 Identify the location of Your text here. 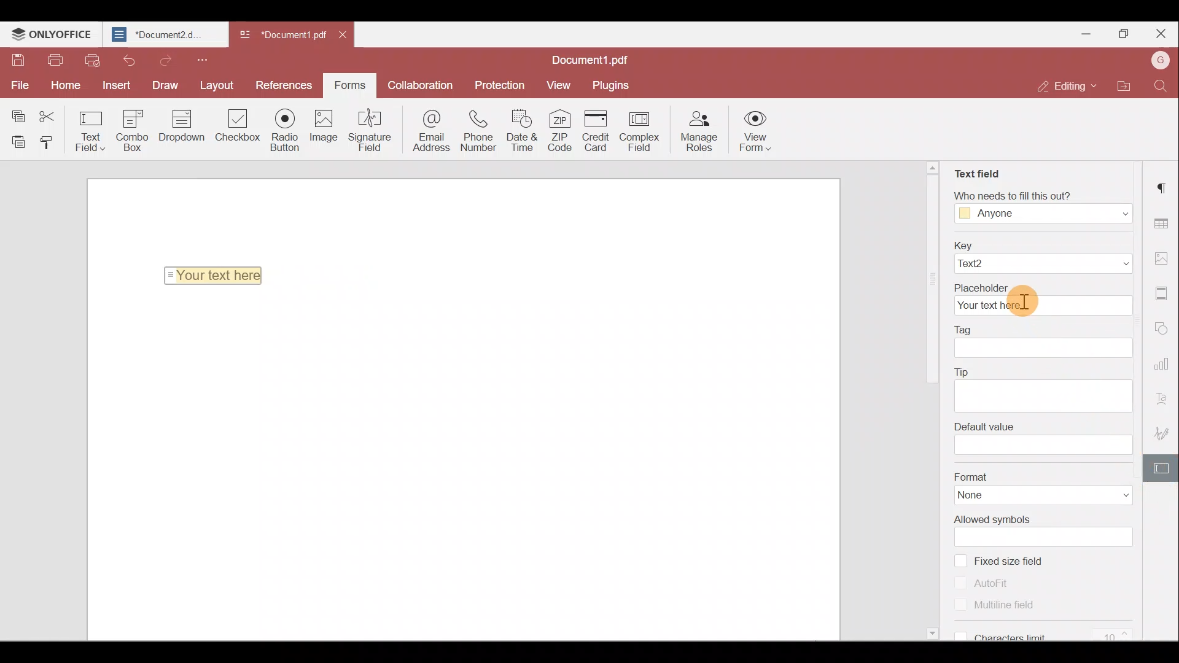
(1043, 306).